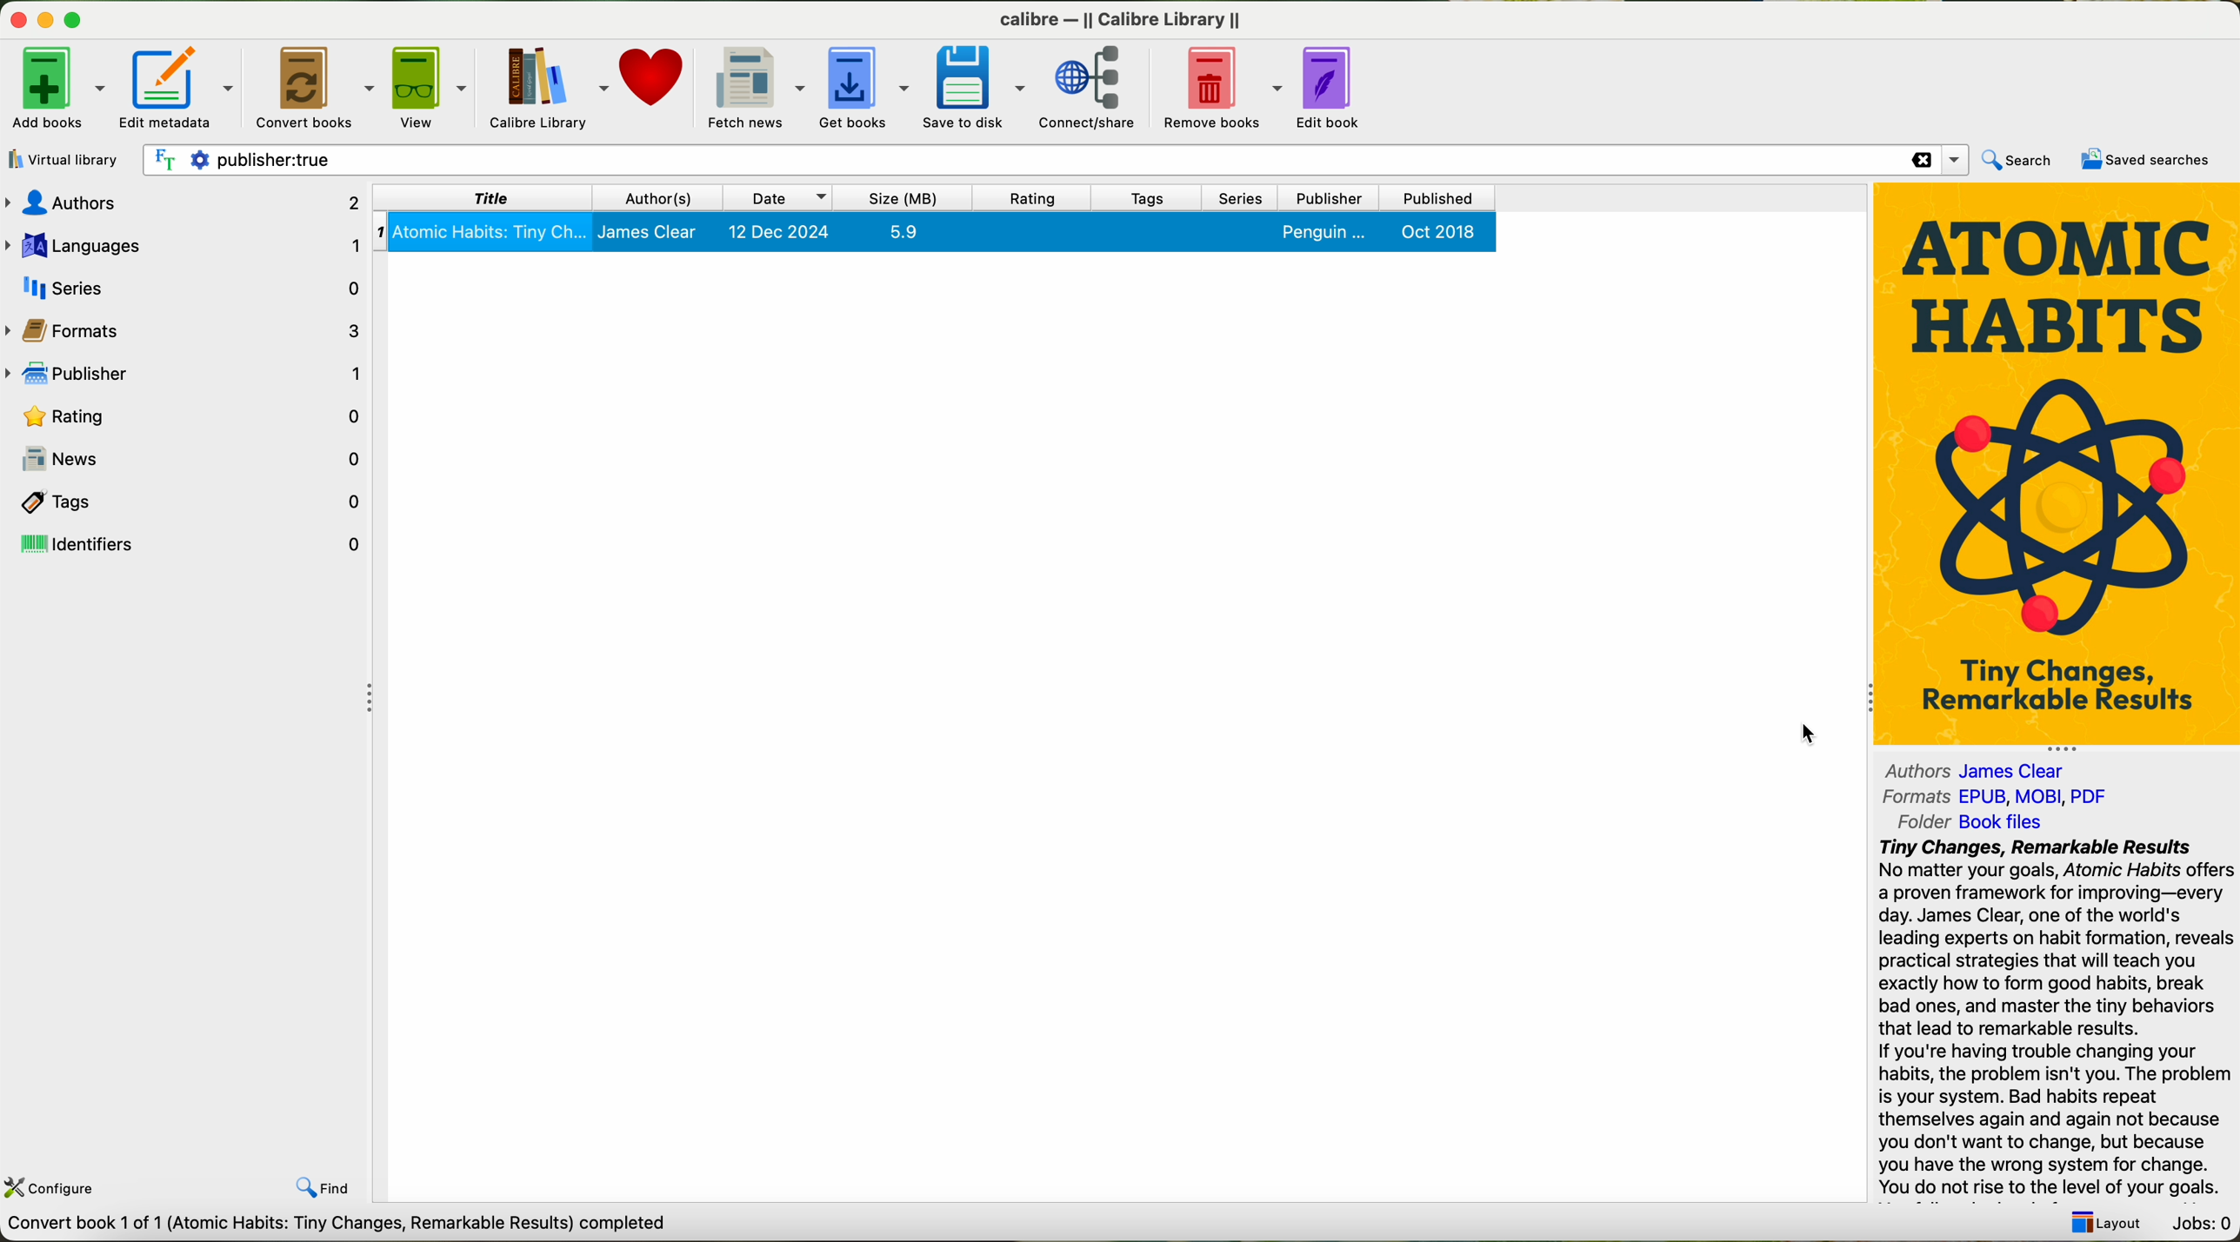 The height and width of the screenshot is (1242, 2240). Describe the element at coordinates (1329, 88) in the screenshot. I see `edit book` at that location.